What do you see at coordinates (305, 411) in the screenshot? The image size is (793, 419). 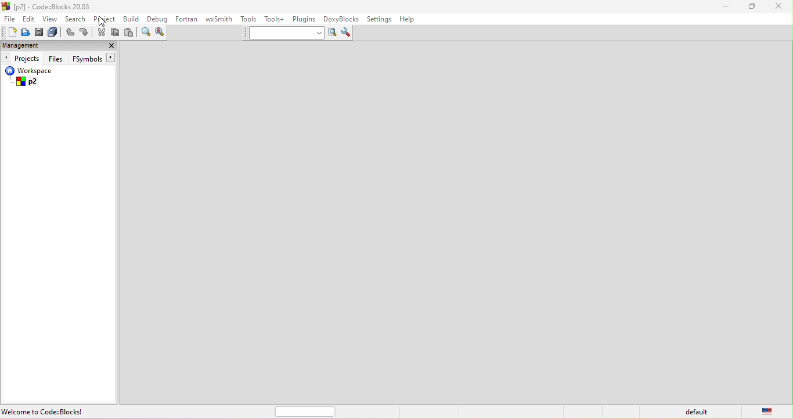 I see `horizontal scroll bar` at bounding box center [305, 411].